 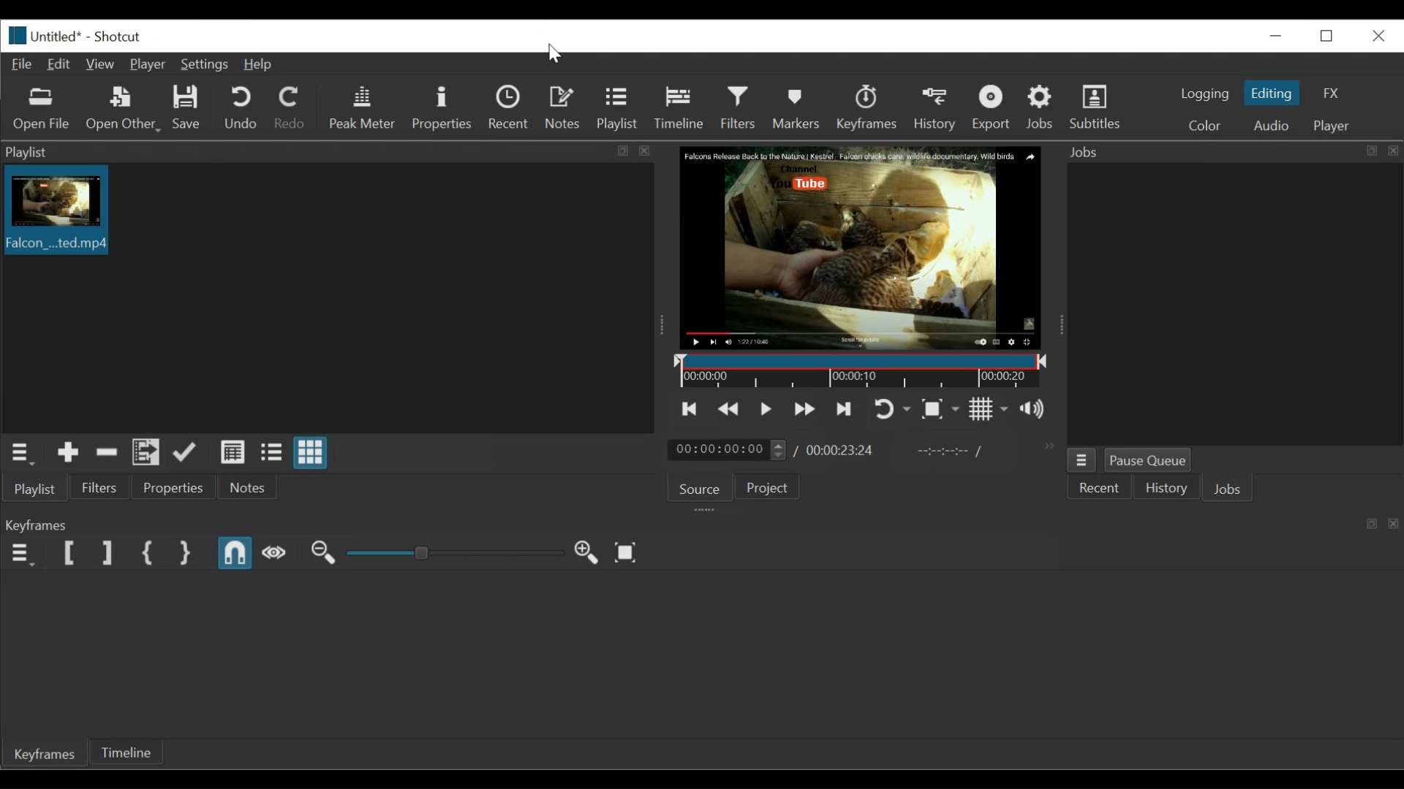 What do you see at coordinates (183, 455) in the screenshot?
I see `Update` at bounding box center [183, 455].